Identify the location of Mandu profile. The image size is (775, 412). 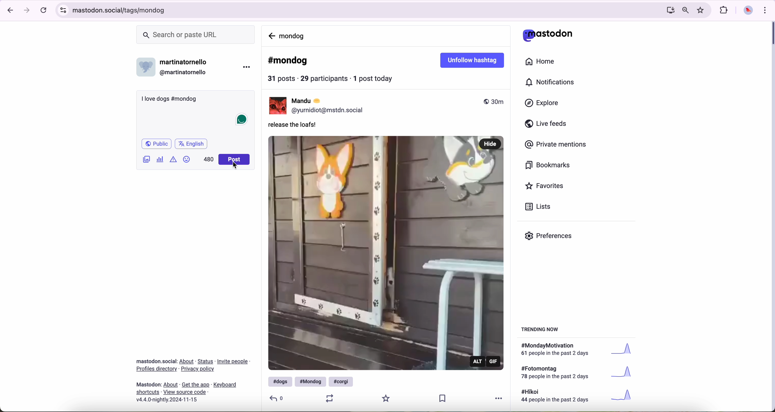
(276, 106).